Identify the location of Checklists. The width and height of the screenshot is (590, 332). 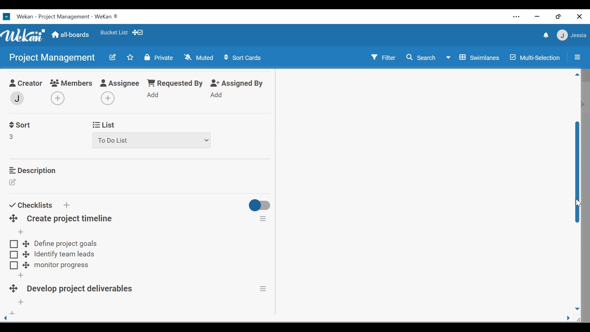
(30, 205).